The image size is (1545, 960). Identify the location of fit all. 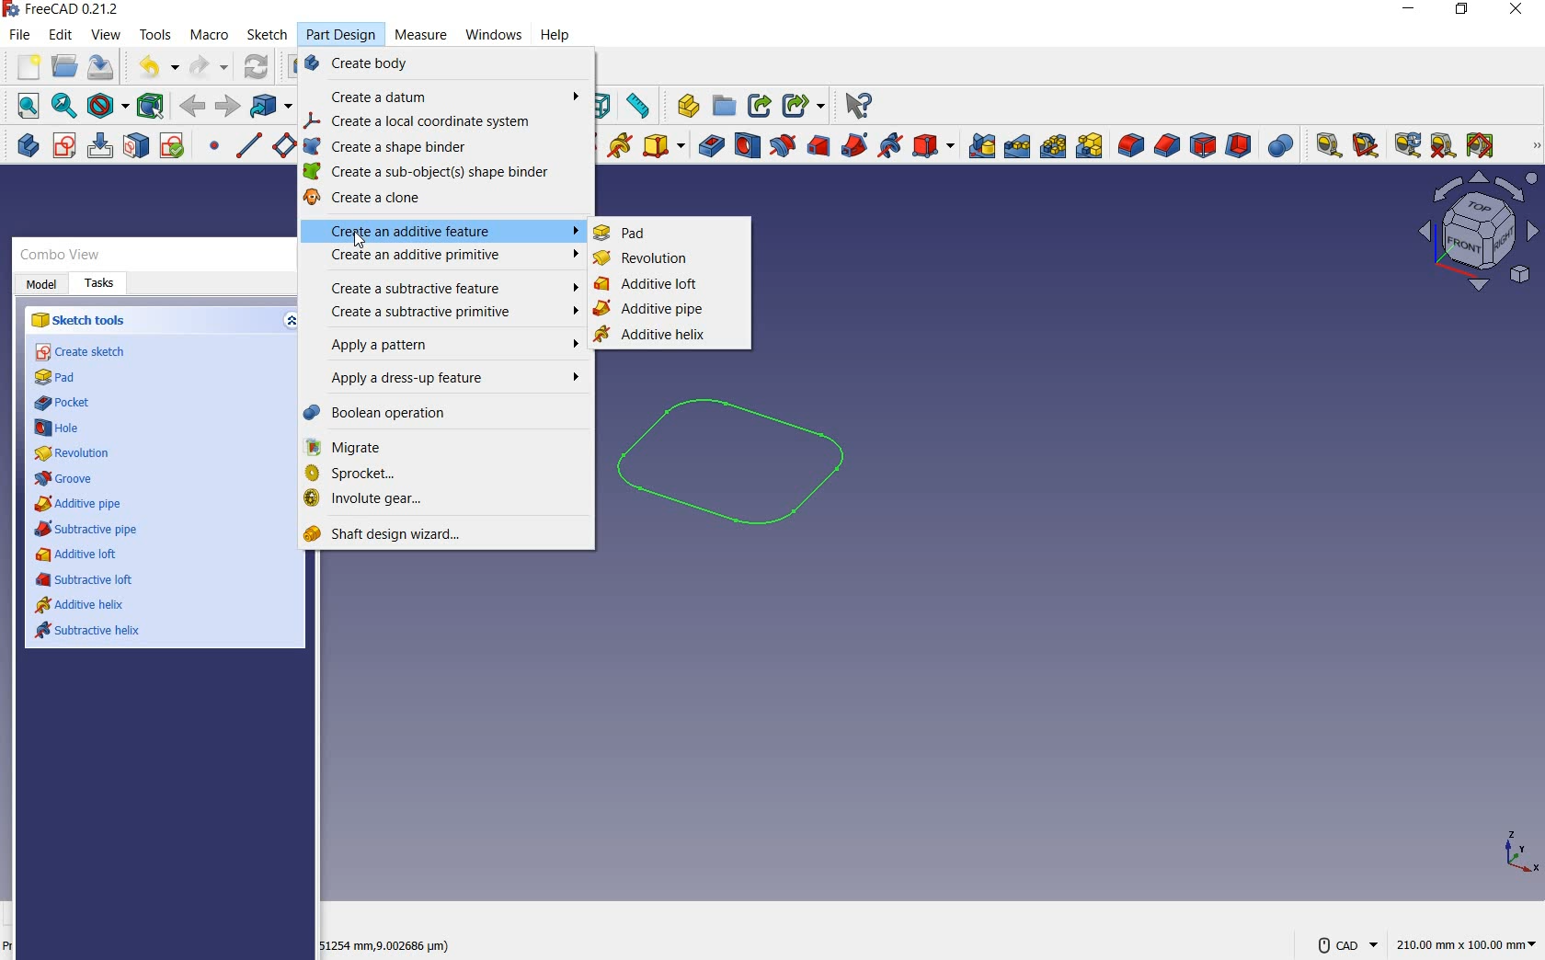
(26, 106).